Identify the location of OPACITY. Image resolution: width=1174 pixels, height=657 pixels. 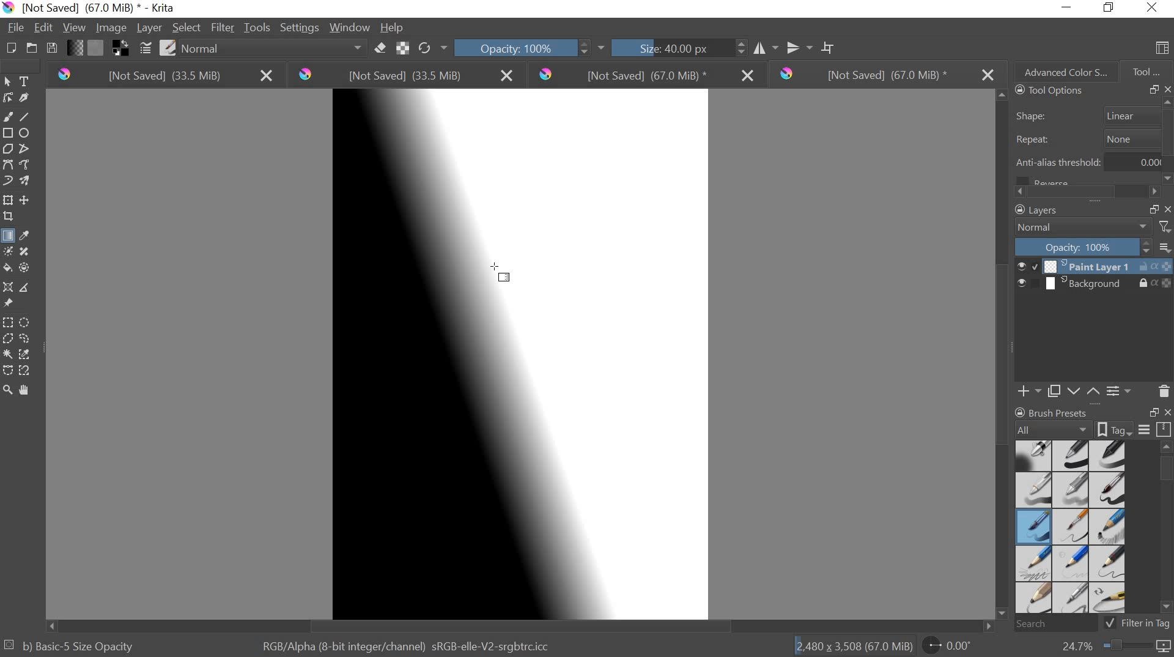
(1085, 247).